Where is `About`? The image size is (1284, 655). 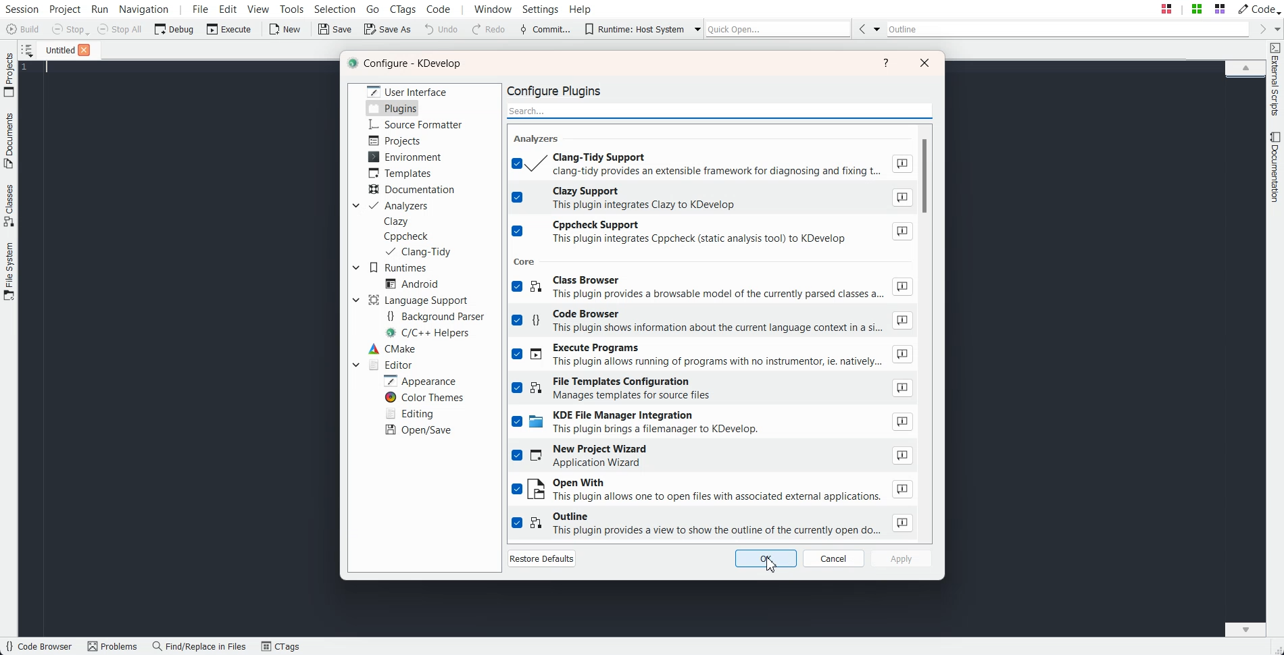 About is located at coordinates (902, 232).